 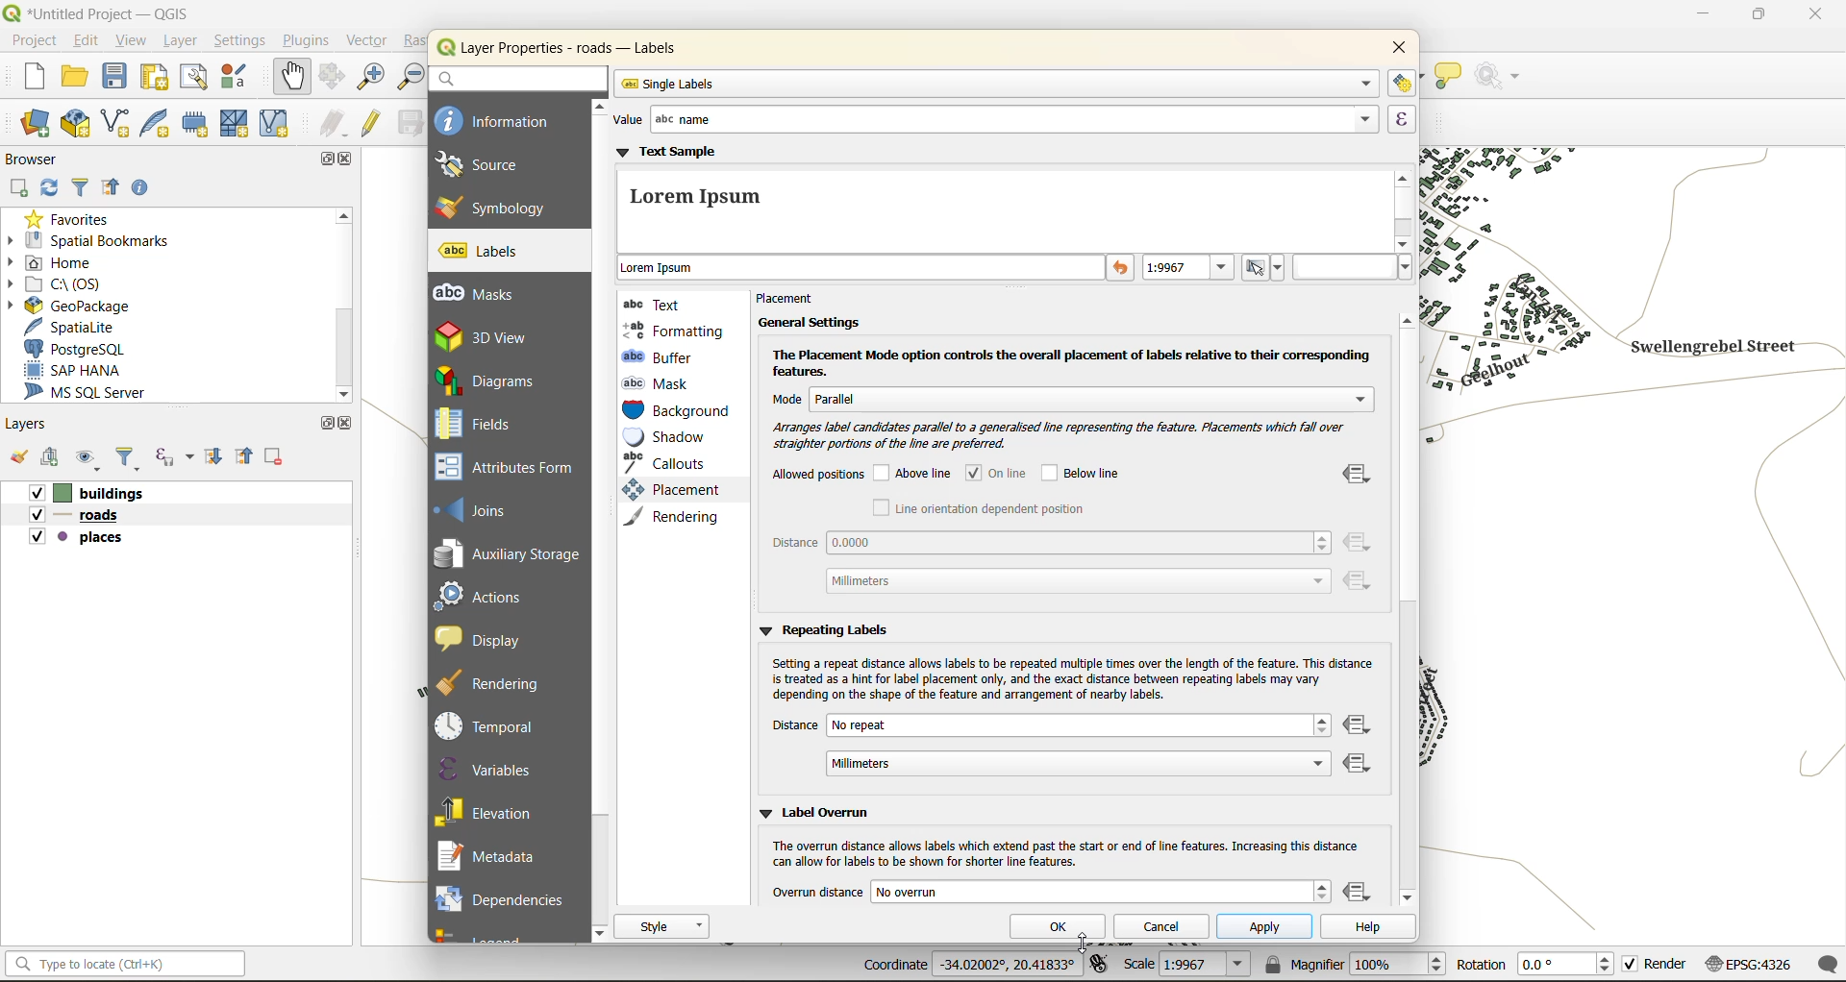 What do you see at coordinates (1004, 473) in the screenshot?
I see `online checked` at bounding box center [1004, 473].